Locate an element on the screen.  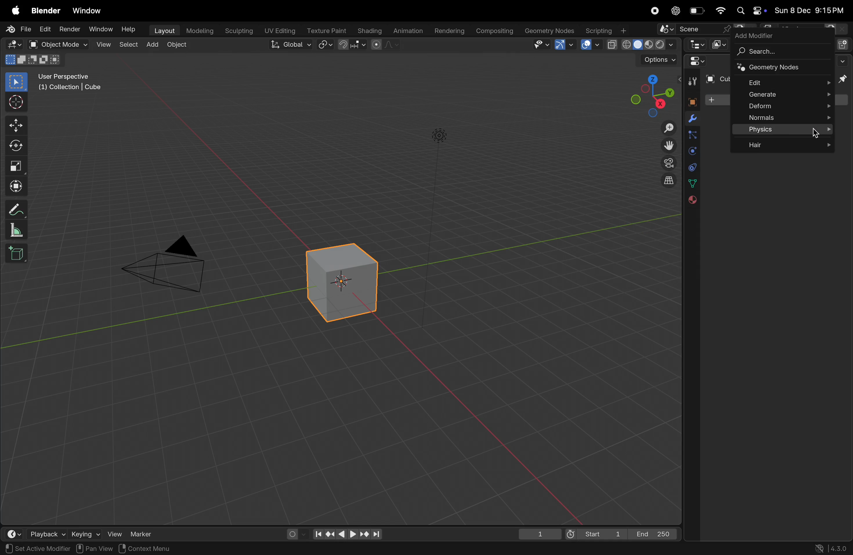
view points is located at coordinates (651, 94).